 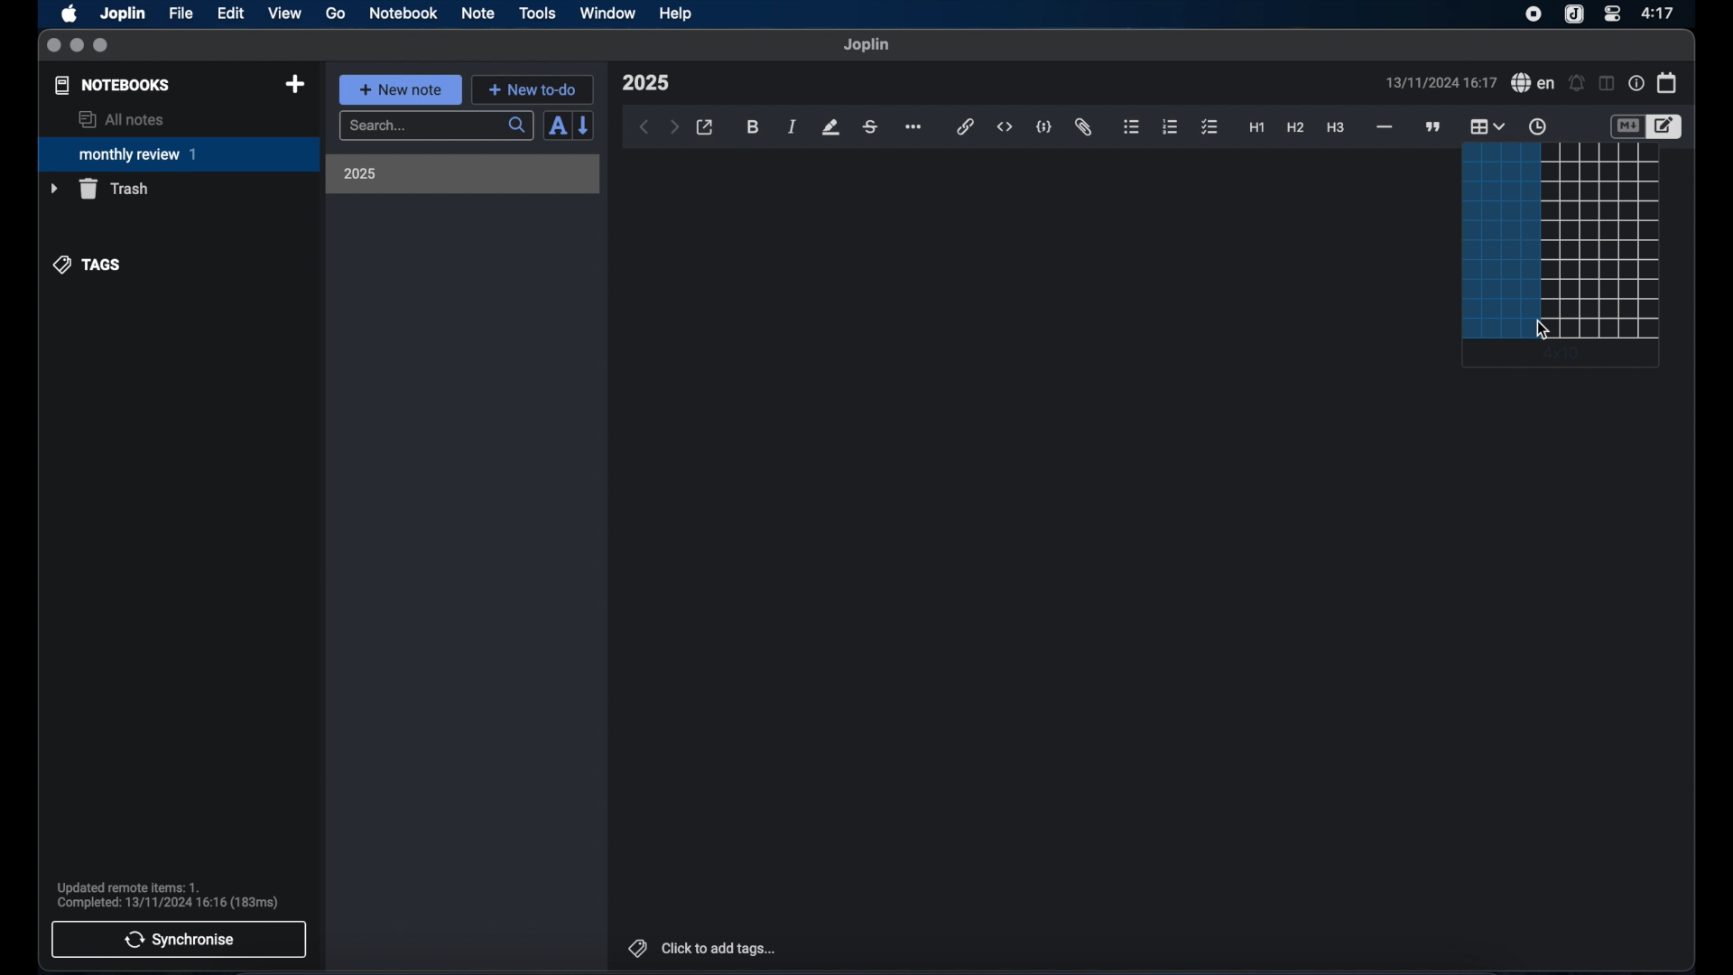 I want to click on apple icon, so click(x=68, y=14).